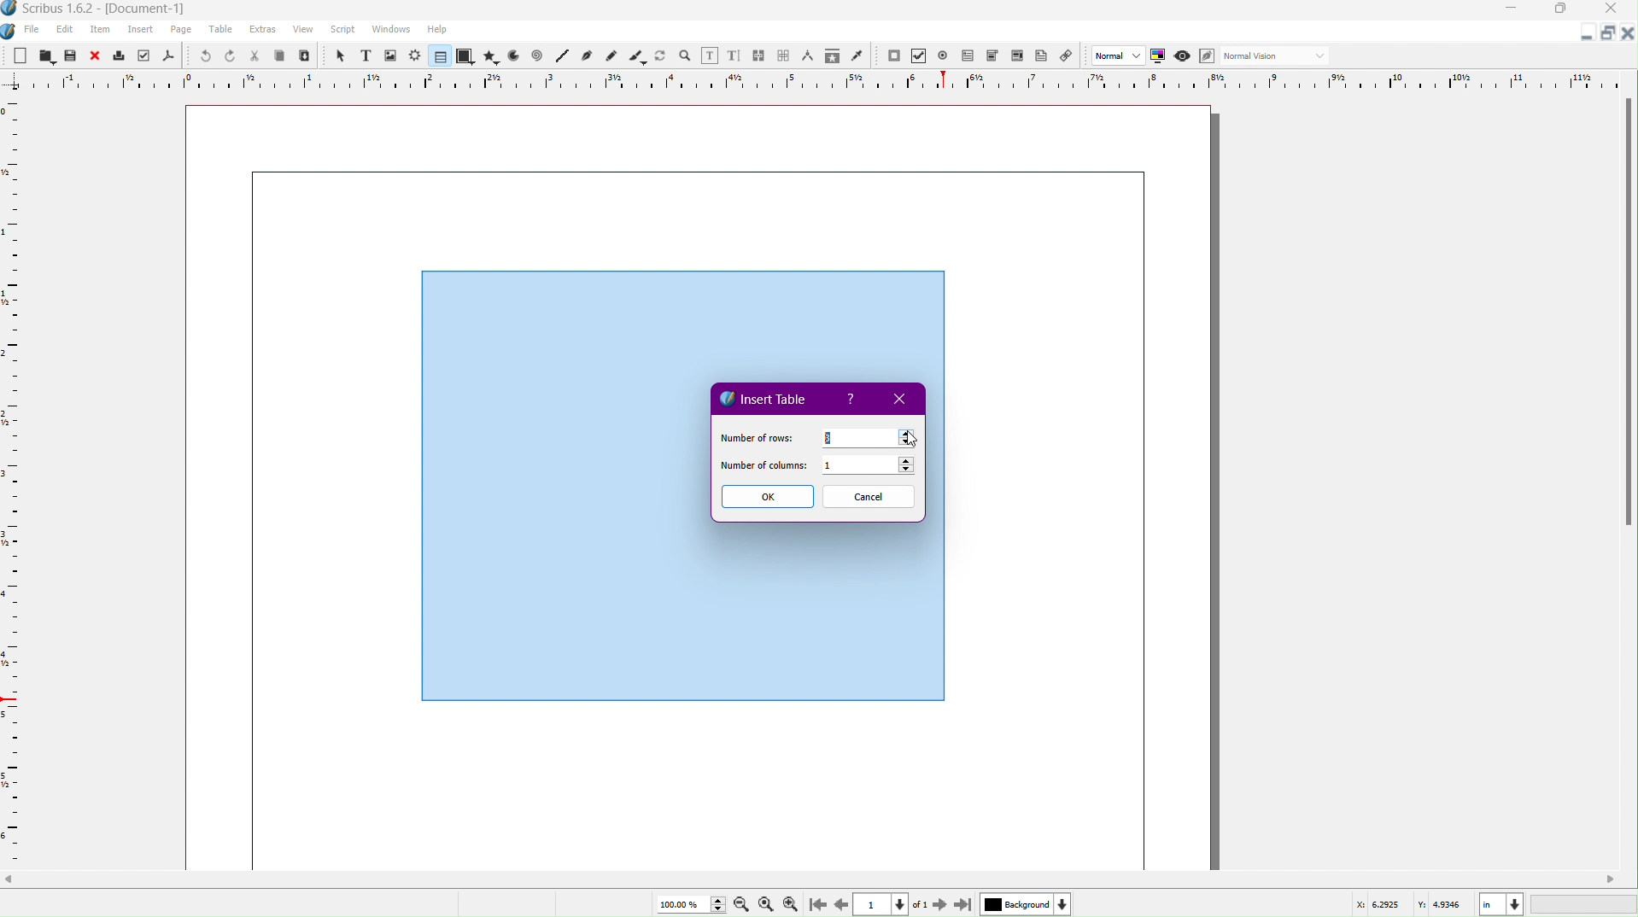 This screenshot has width=1638, height=917. What do you see at coordinates (946, 55) in the screenshot?
I see `PDF Radio Button` at bounding box center [946, 55].